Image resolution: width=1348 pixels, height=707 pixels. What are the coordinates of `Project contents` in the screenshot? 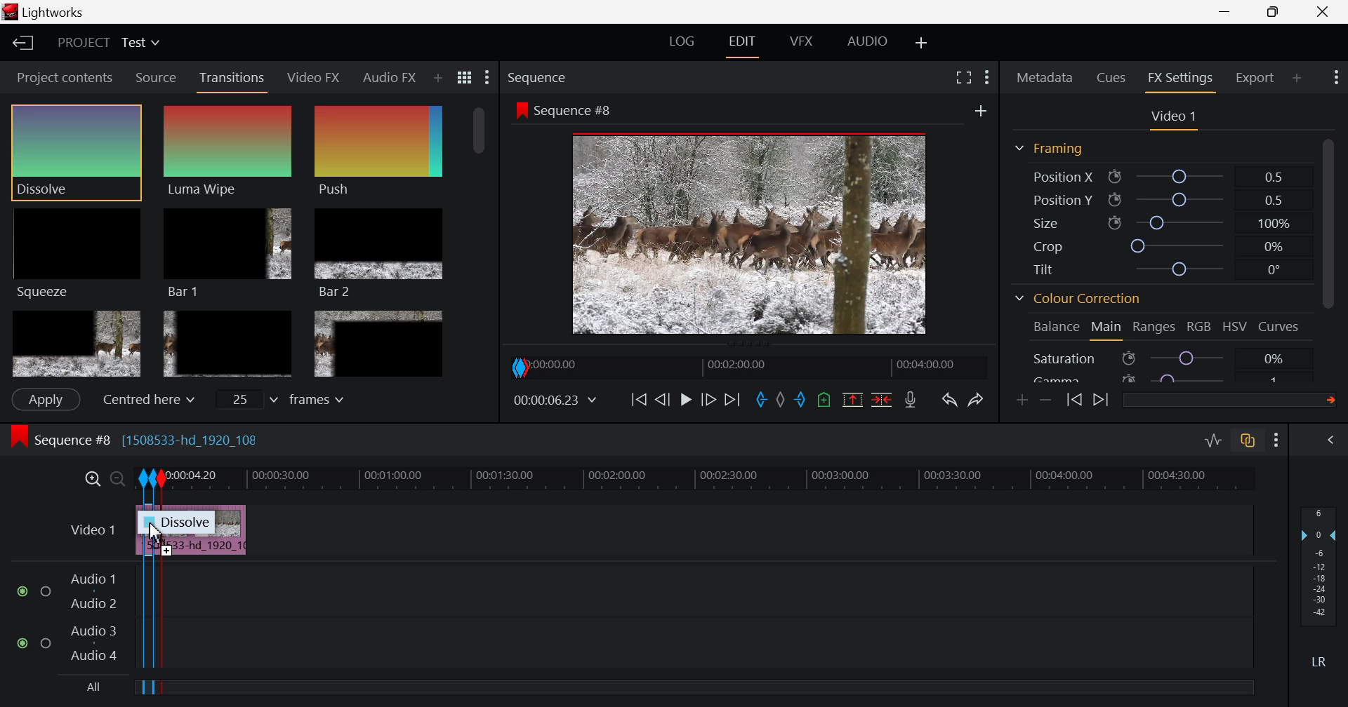 It's located at (60, 78).